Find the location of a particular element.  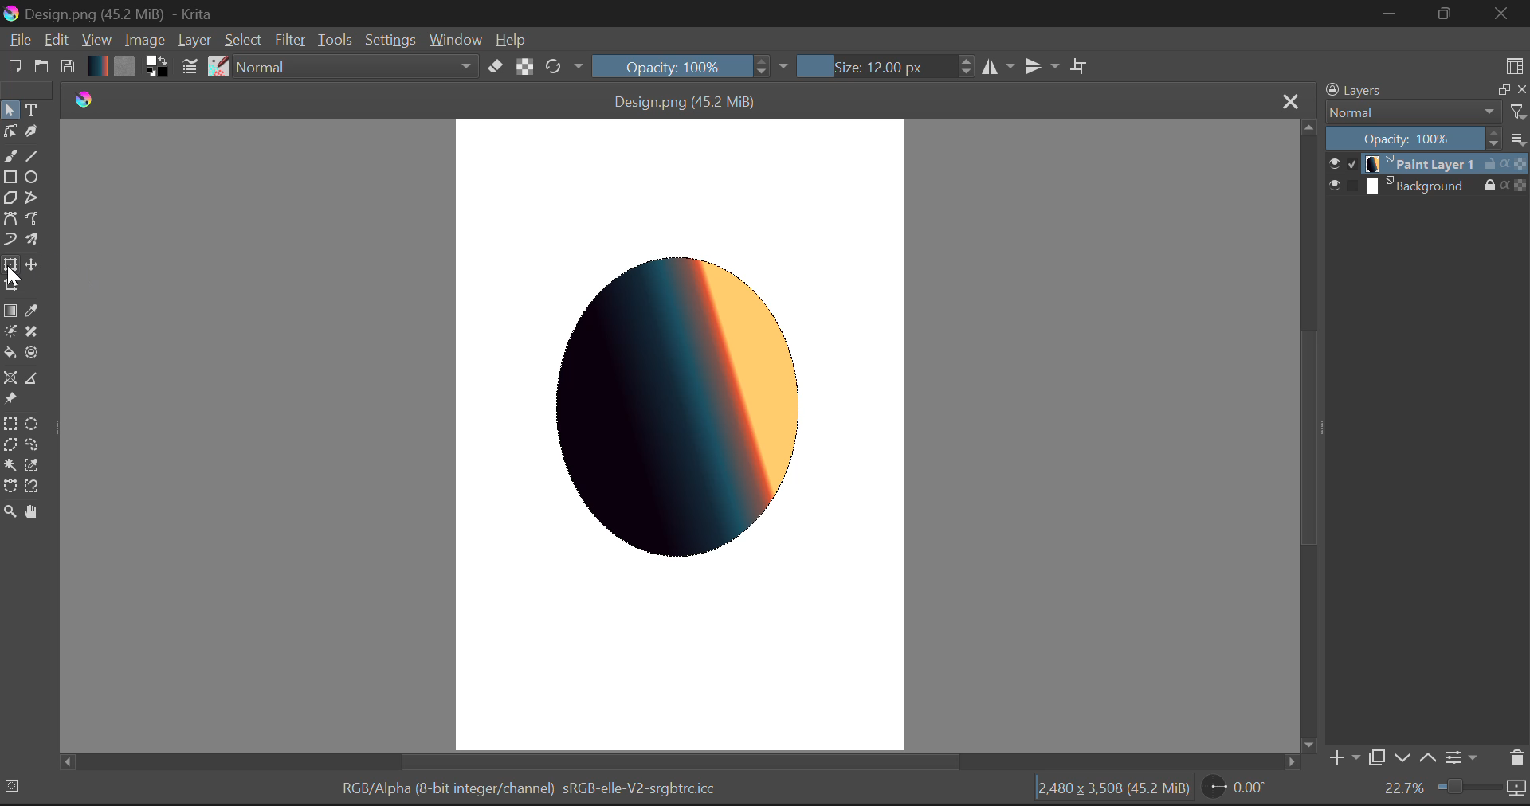

Tools is located at coordinates (335, 38).